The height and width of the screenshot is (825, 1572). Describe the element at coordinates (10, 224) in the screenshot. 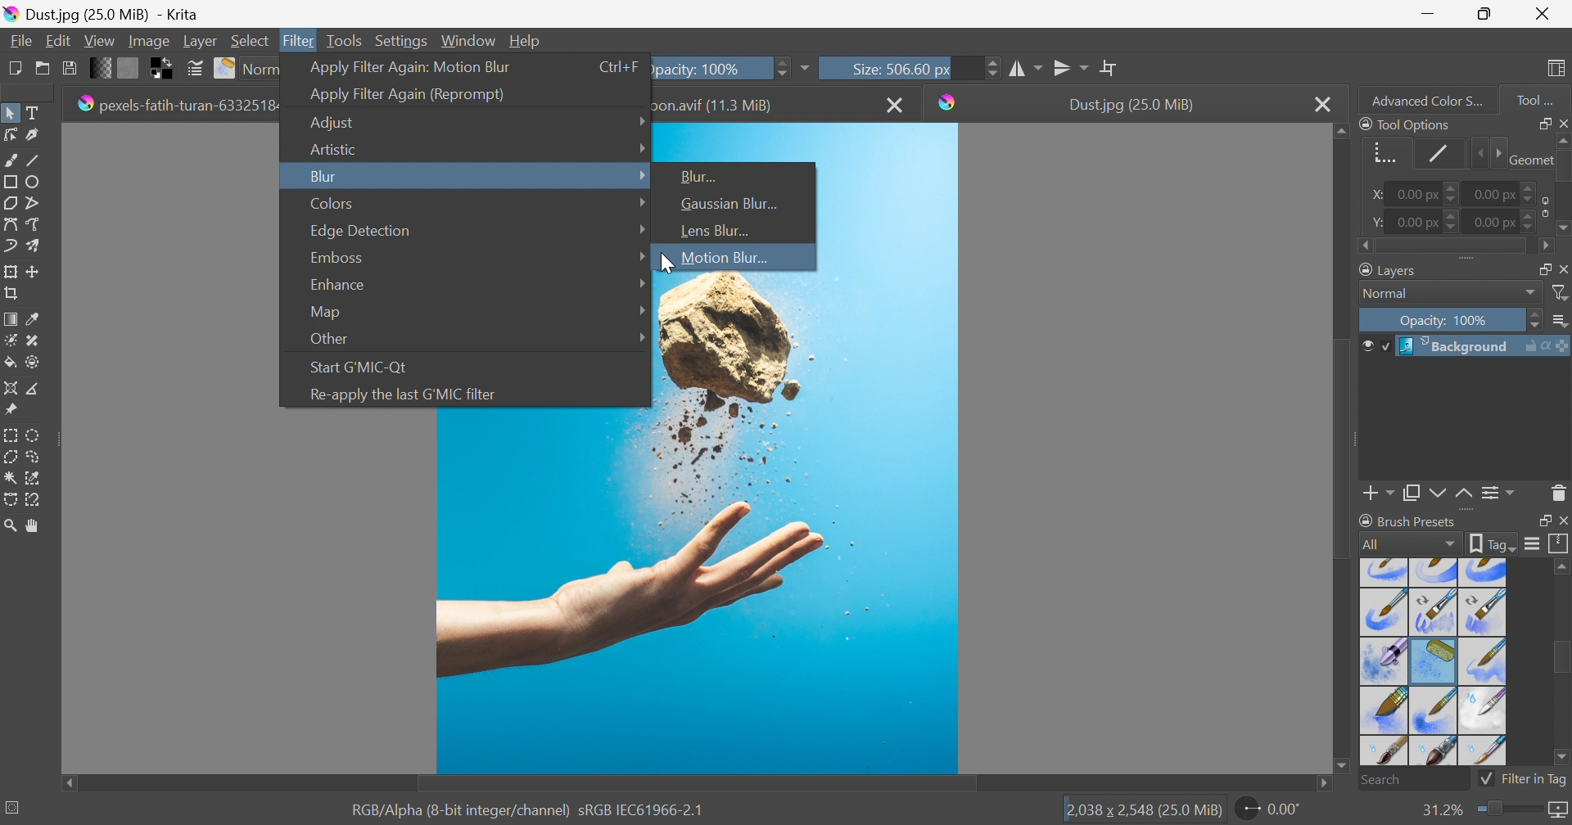

I see `Bezier curve tool` at that location.